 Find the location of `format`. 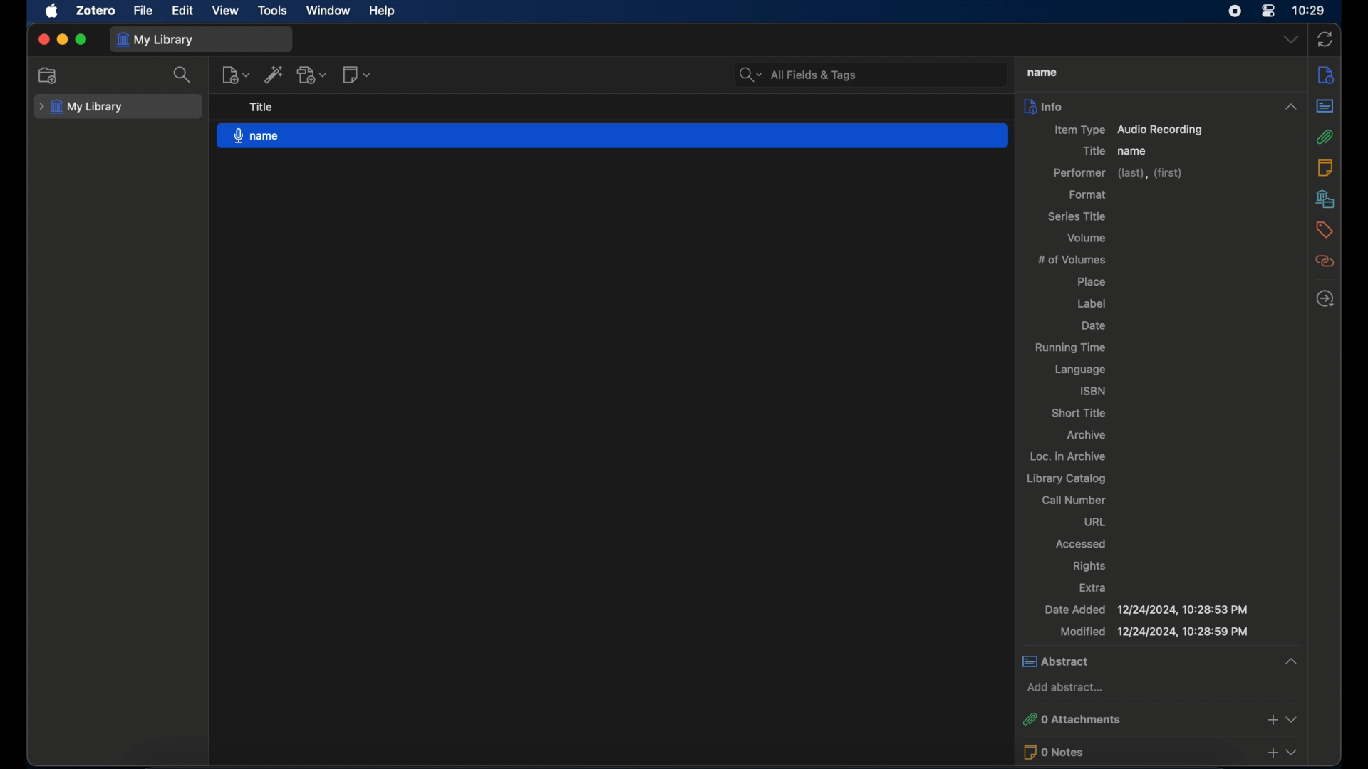

format is located at coordinates (1089, 194).